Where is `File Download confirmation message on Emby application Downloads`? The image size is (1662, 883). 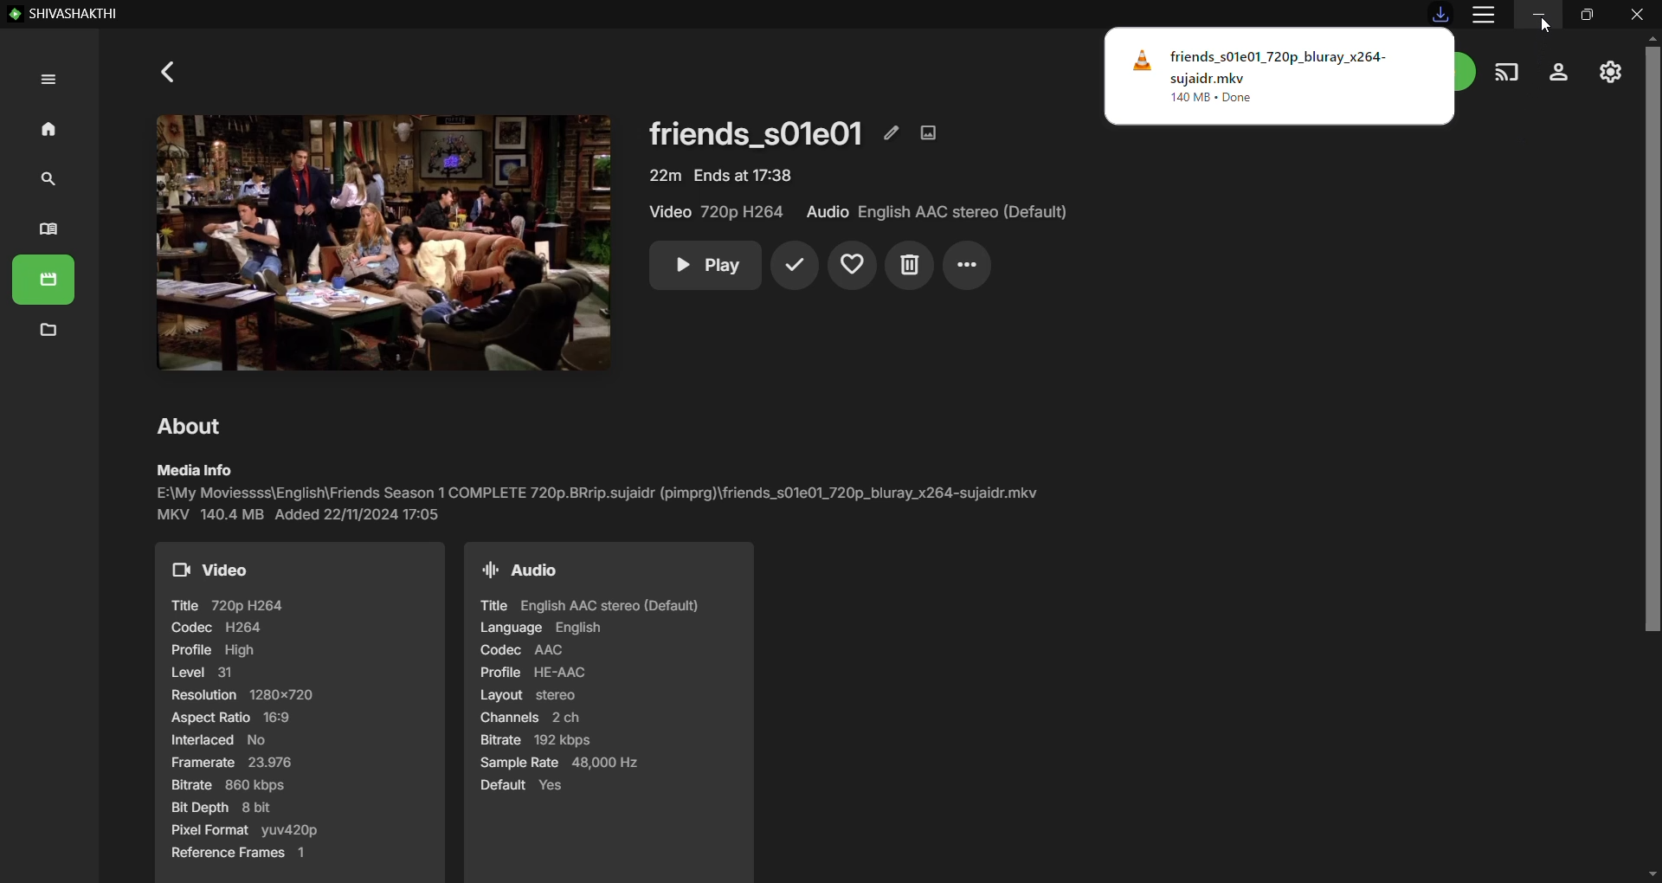 File Download confirmation message on Emby application Downloads is located at coordinates (1279, 76).